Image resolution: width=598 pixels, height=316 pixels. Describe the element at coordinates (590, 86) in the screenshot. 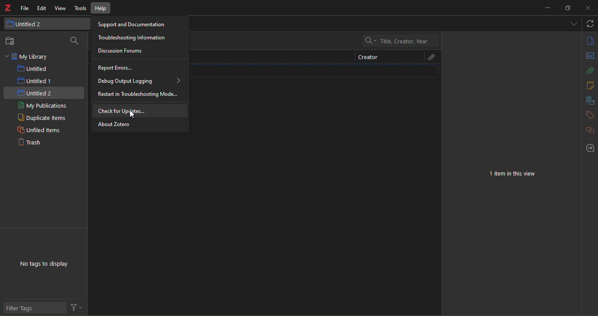

I see `notes` at that location.